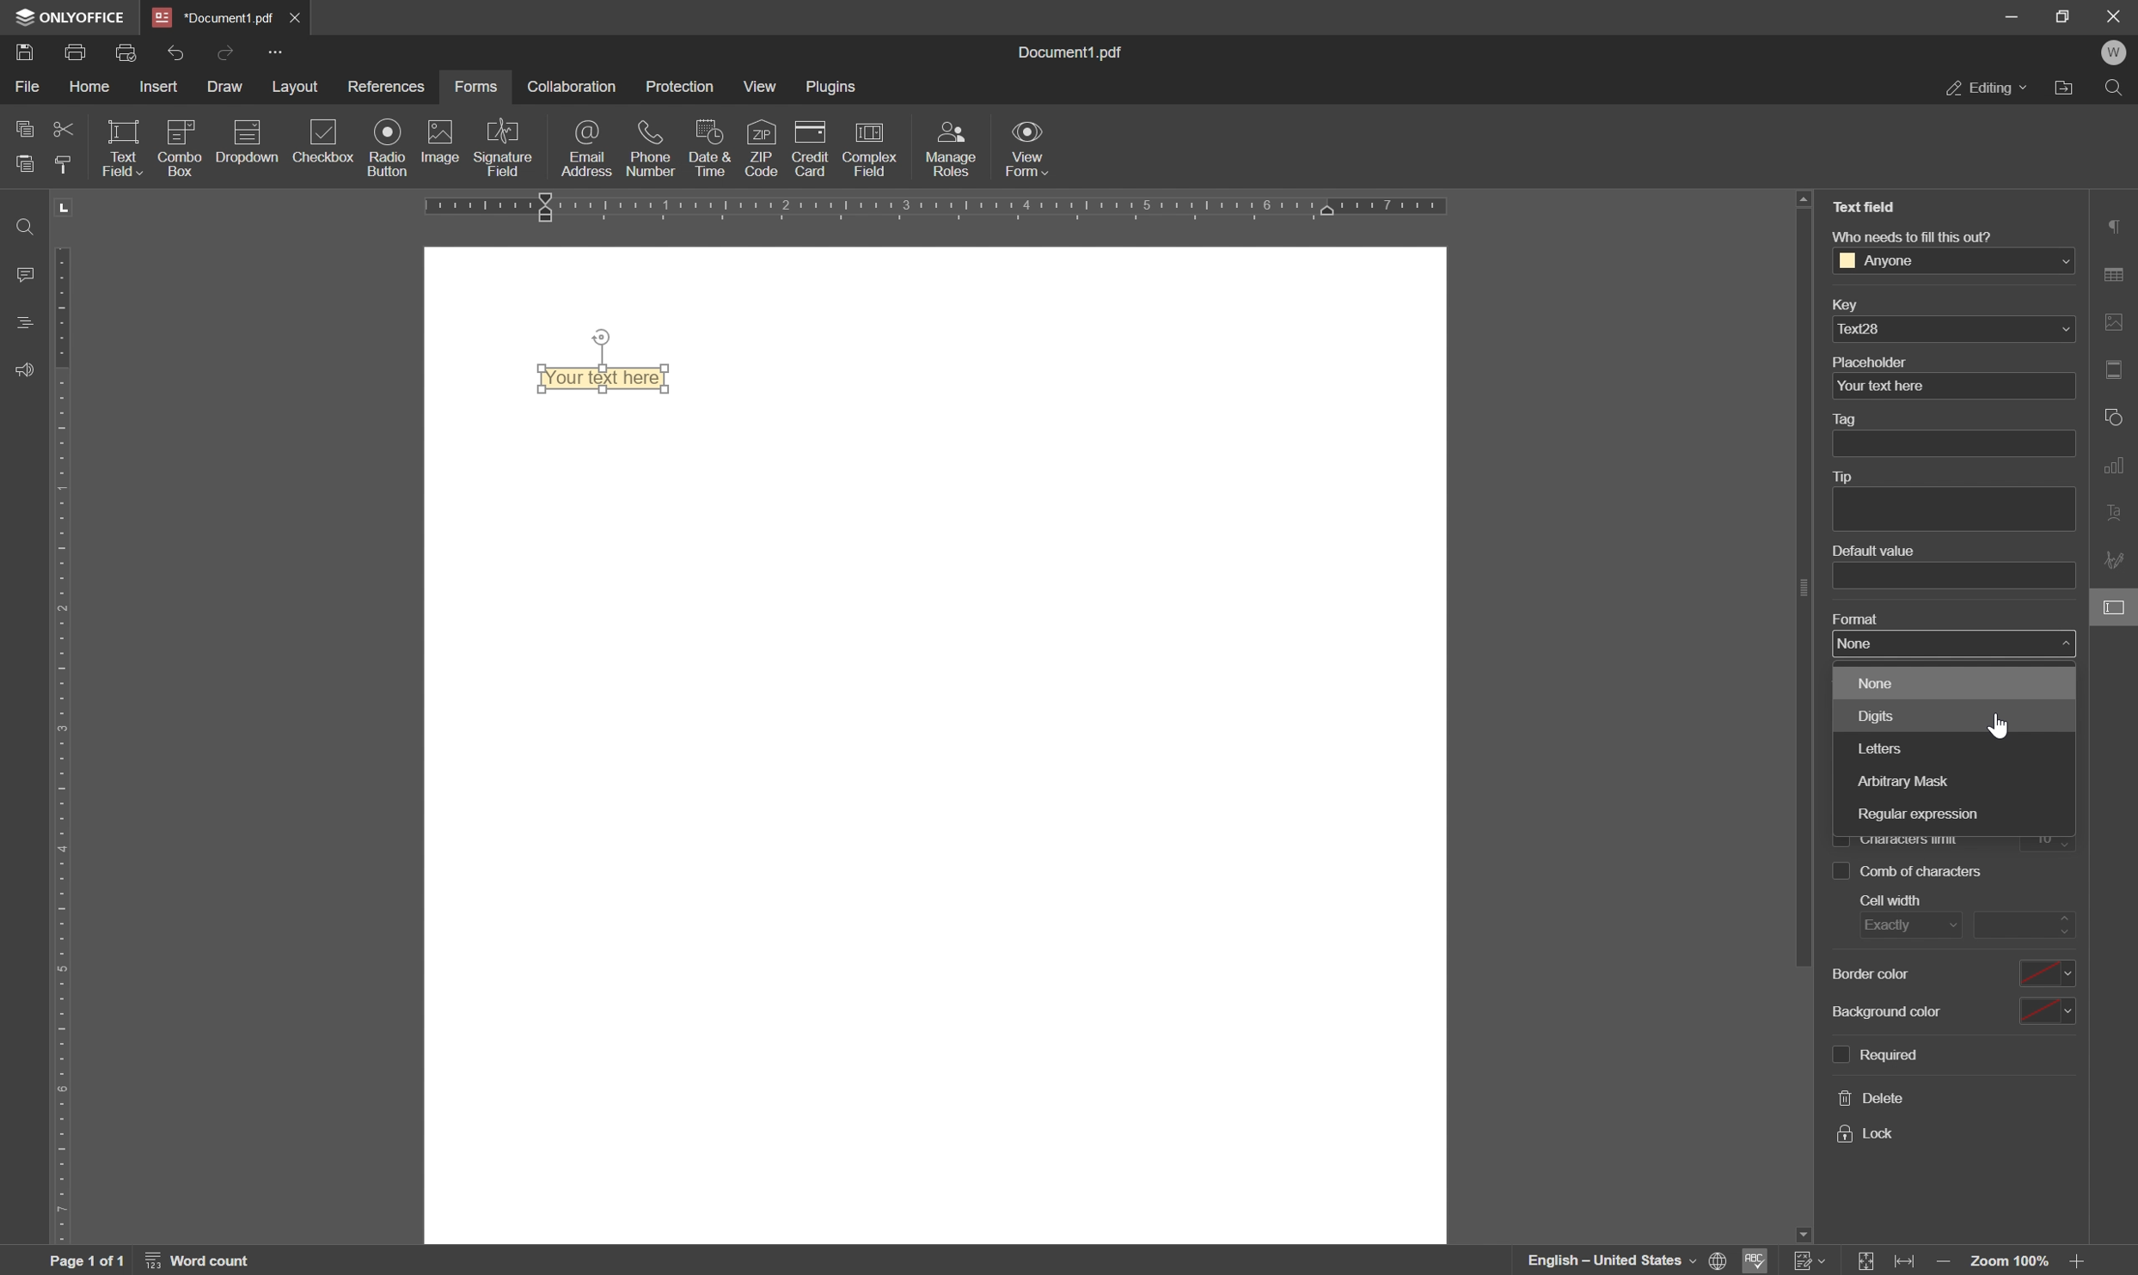  I want to click on text28, so click(1951, 331).